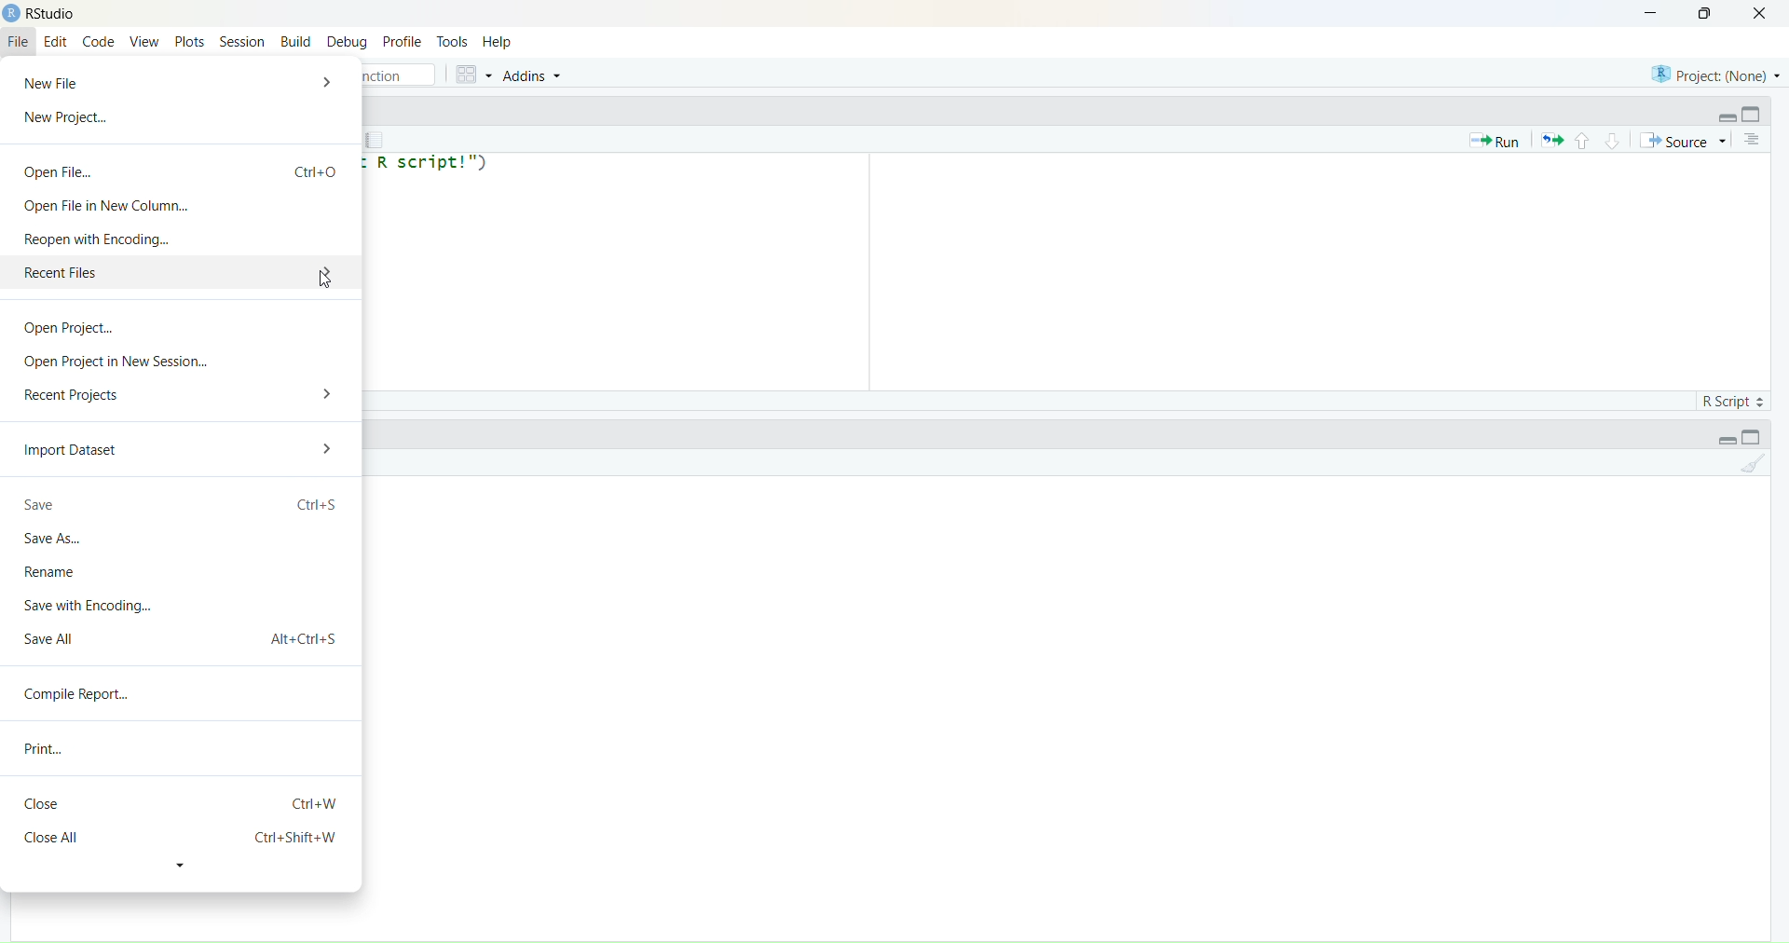  Describe the element at coordinates (454, 41) in the screenshot. I see `Tools` at that location.